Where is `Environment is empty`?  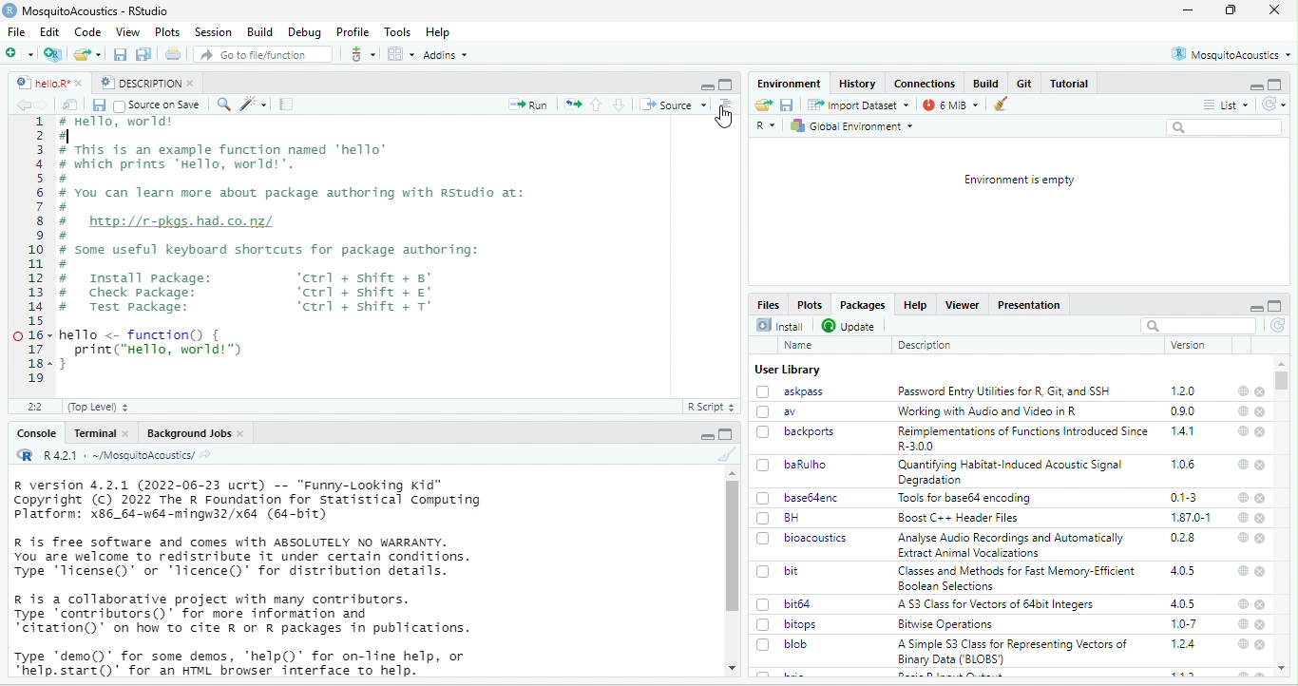 Environment is empty is located at coordinates (1019, 180).